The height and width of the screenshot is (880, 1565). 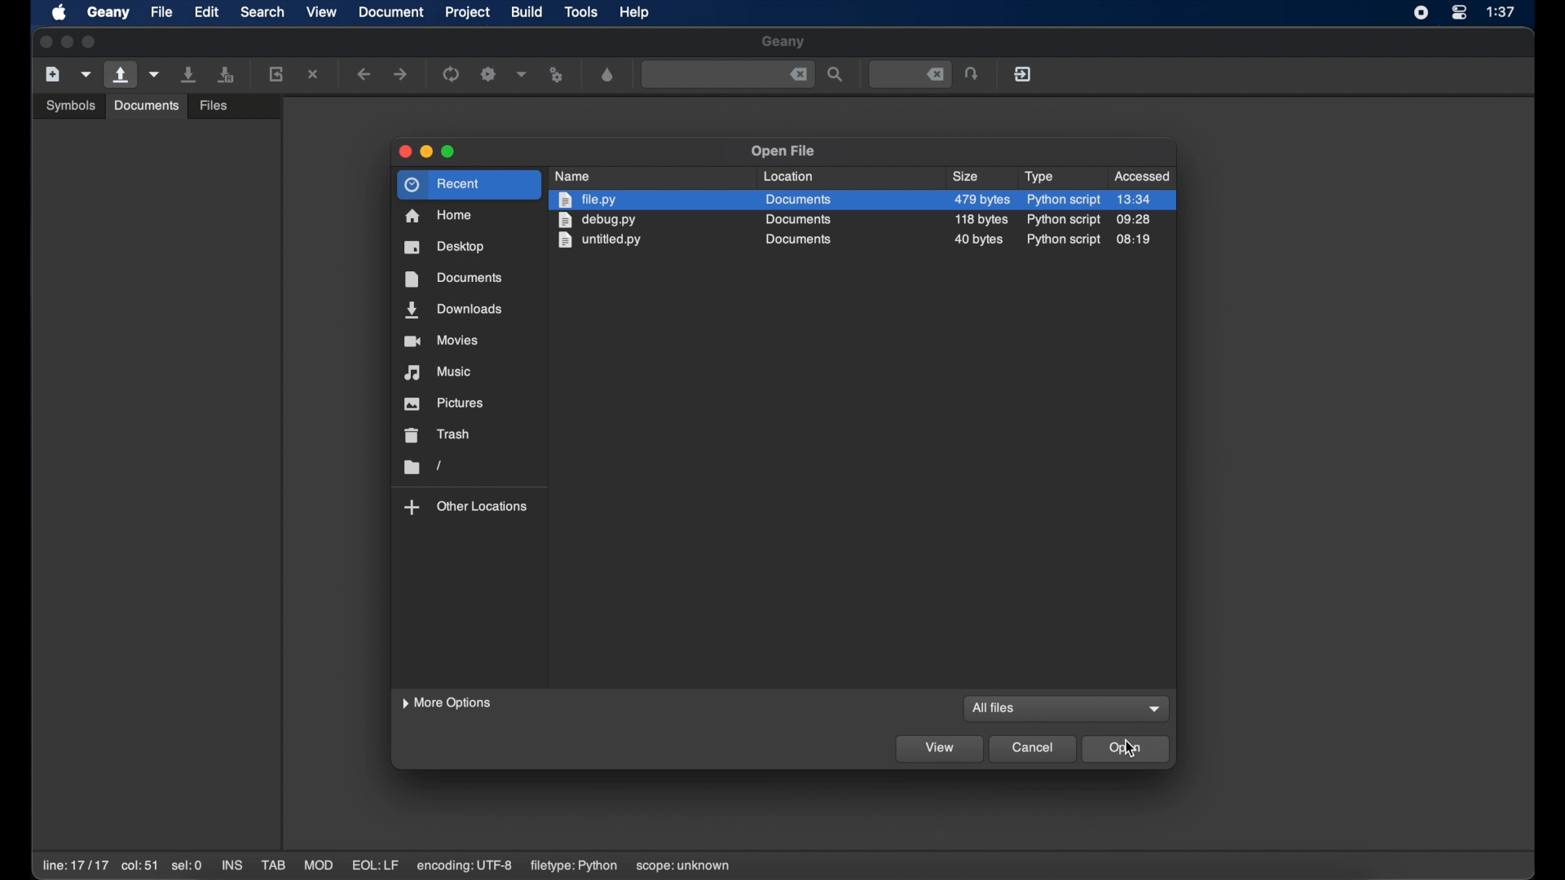 I want to click on pictures, so click(x=445, y=403).